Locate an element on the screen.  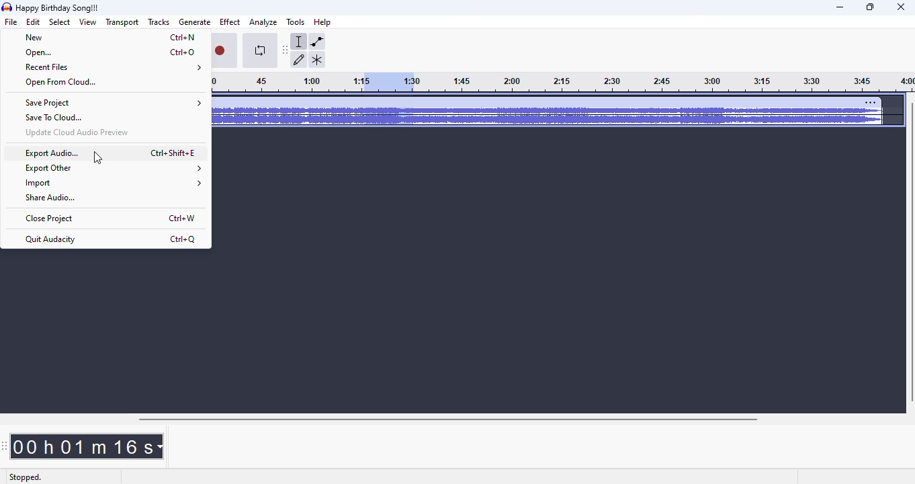
quit audacity is located at coordinates (50, 240).